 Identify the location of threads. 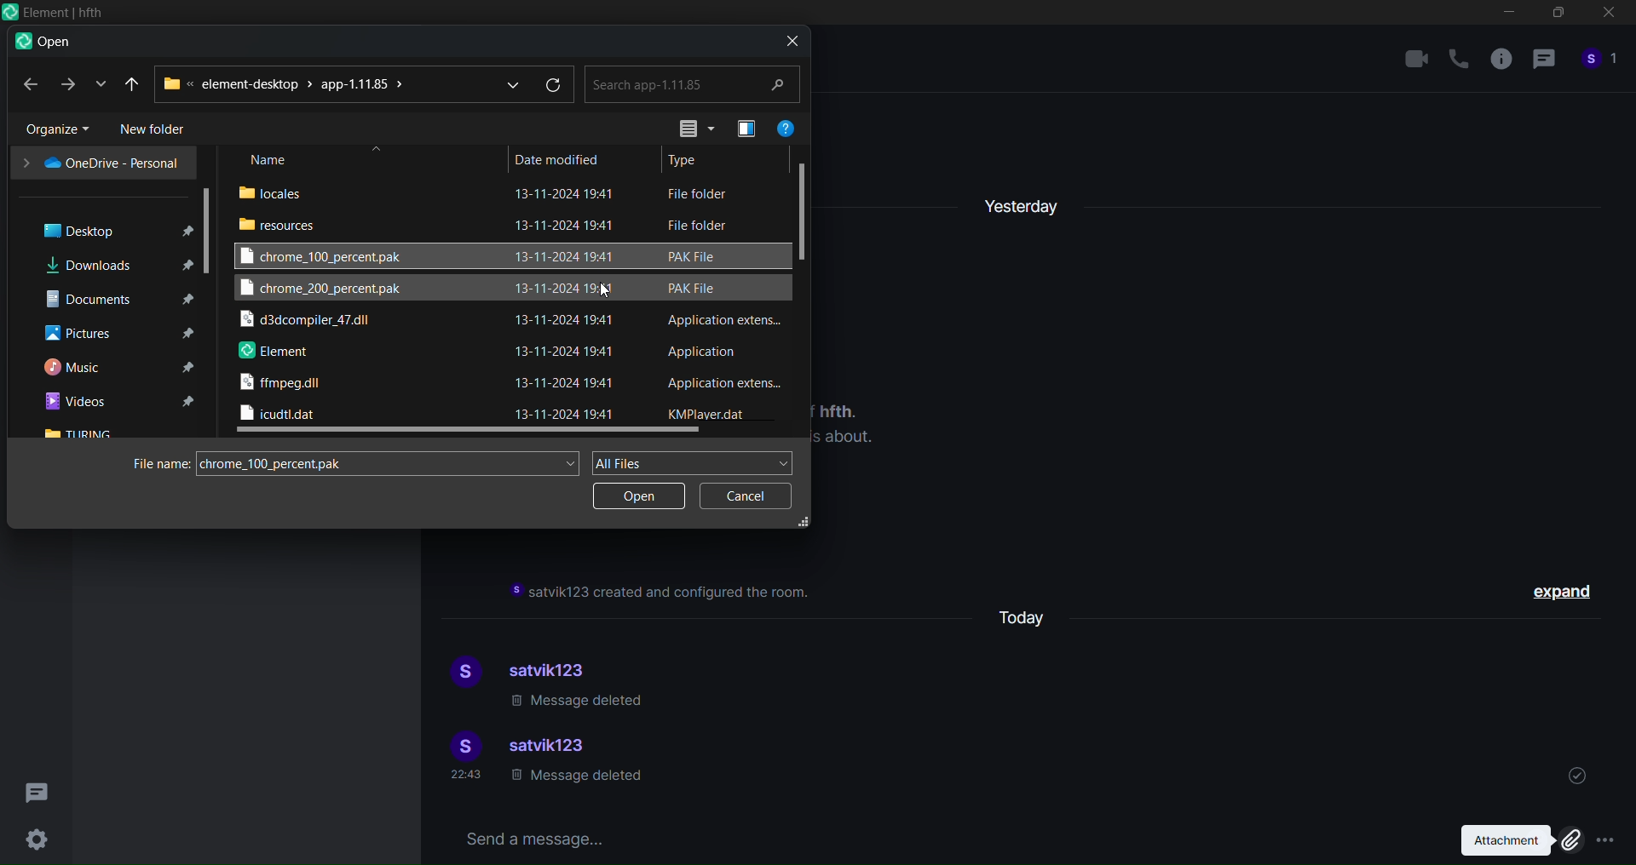
(39, 788).